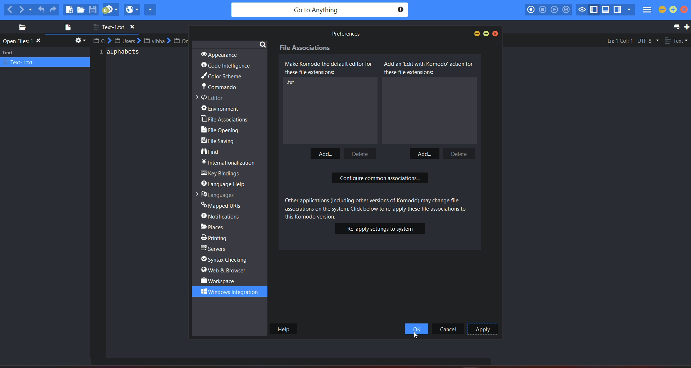 The width and height of the screenshot is (691, 368). I want to click on show/hide left pane, so click(595, 10).